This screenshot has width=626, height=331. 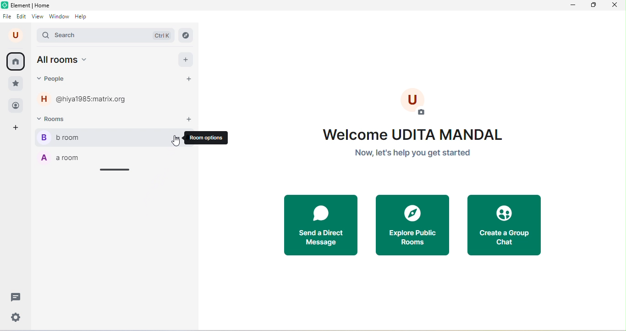 What do you see at coordinates (414, 133) in the screenshot?
I see `Welcome UDITA MANDAL` at bounding box center [414, 133].